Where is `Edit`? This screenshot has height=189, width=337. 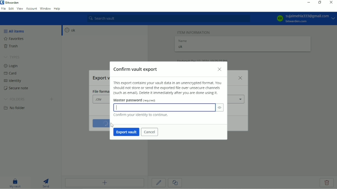
Edit is located at coordinates (159, 183).